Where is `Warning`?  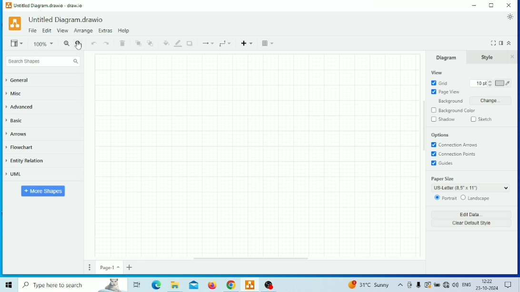
Warning is located at coordinates (428, 285).